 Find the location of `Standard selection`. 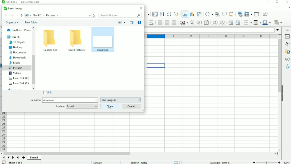

Standard selection is located at coordinates (178, 162).